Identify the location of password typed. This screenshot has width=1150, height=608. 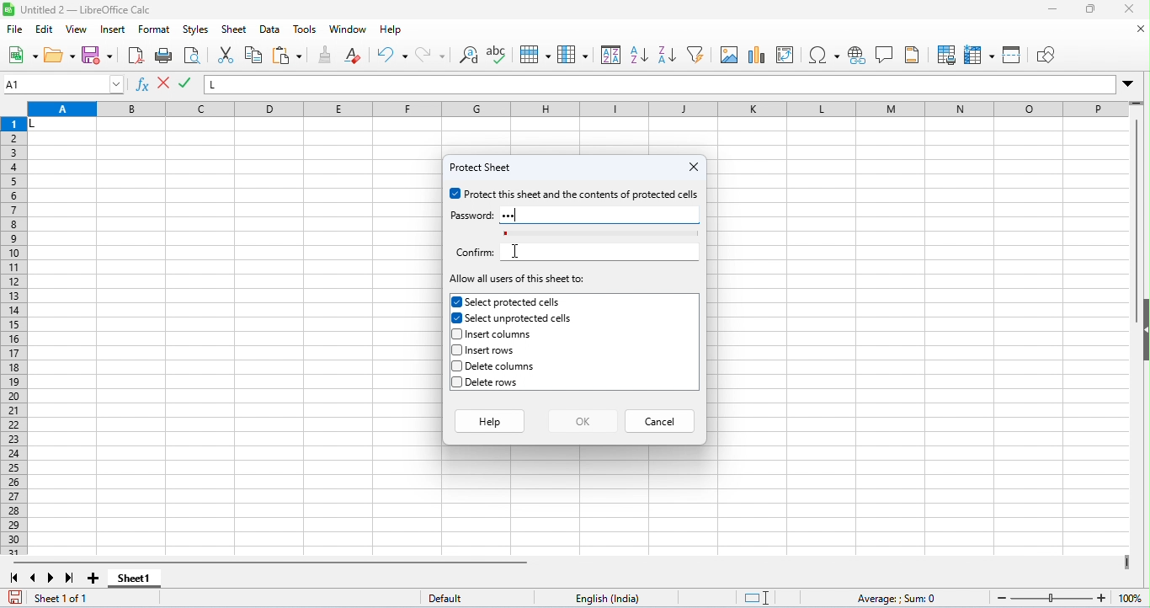
(515, 216).